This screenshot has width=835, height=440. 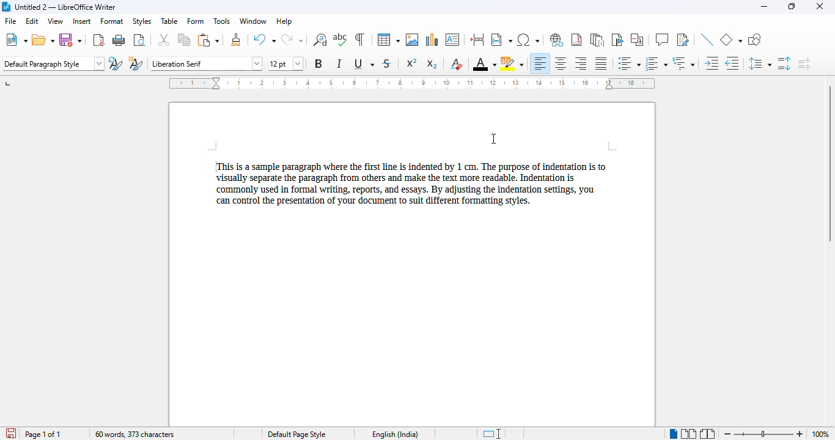 What do you see at coordinates (221, 21) in the screenshot?
I see `tools` at bounding box center [221, 21].